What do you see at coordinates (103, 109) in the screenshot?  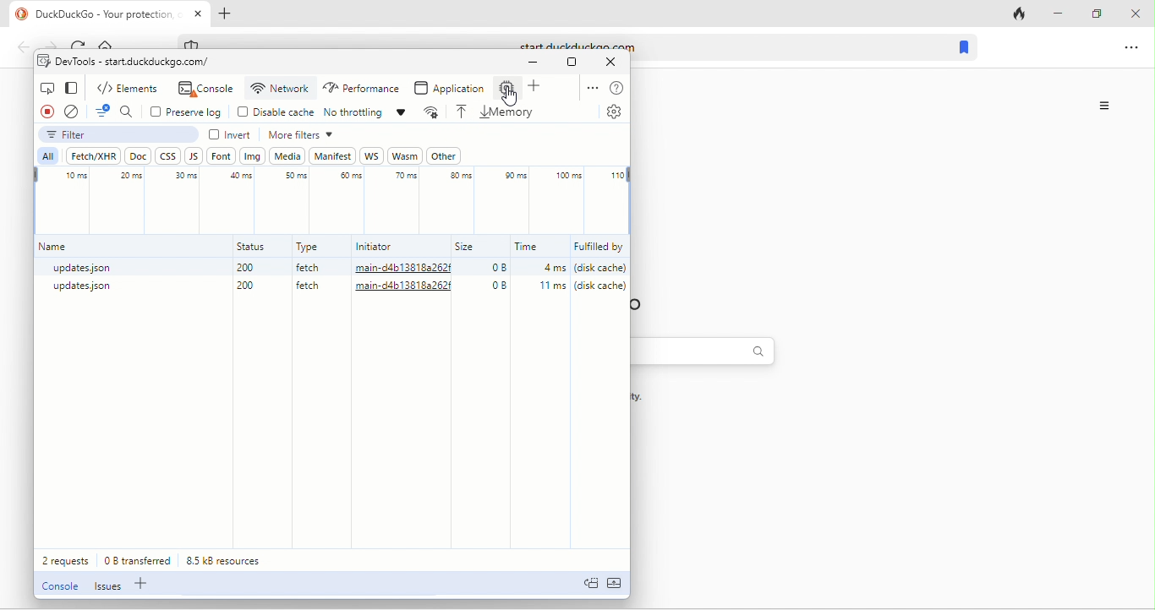 I see `filter` at bounding box center [103, 109].